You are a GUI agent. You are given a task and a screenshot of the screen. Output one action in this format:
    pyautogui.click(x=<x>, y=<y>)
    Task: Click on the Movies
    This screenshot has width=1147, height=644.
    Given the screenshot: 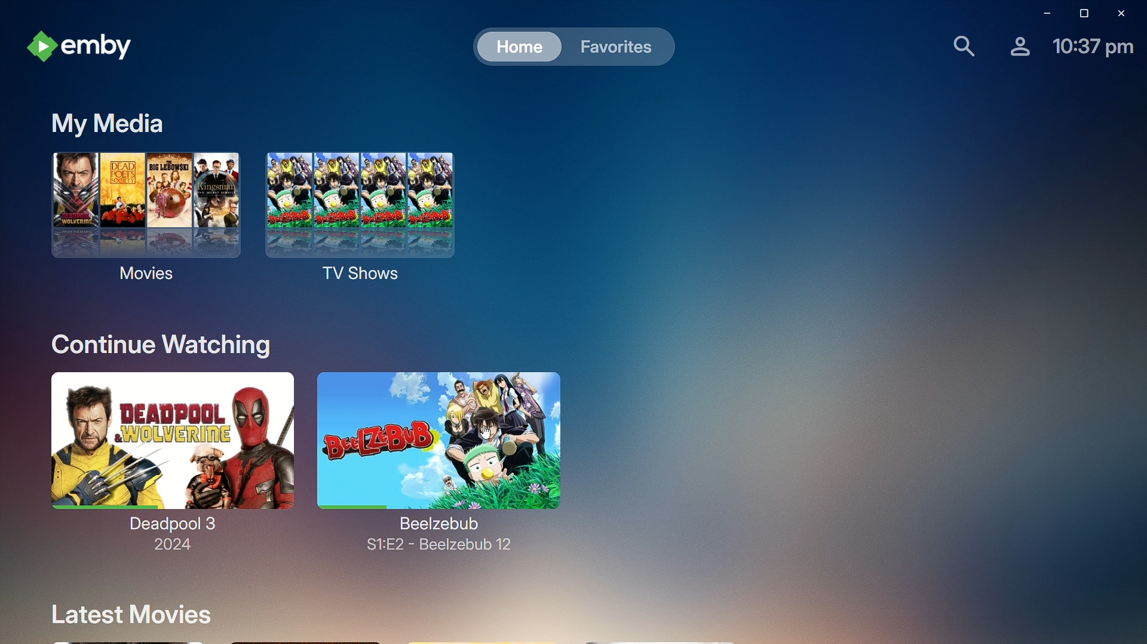 What is the action you would take?
    pyautogui.click(x=140, y=218)
    